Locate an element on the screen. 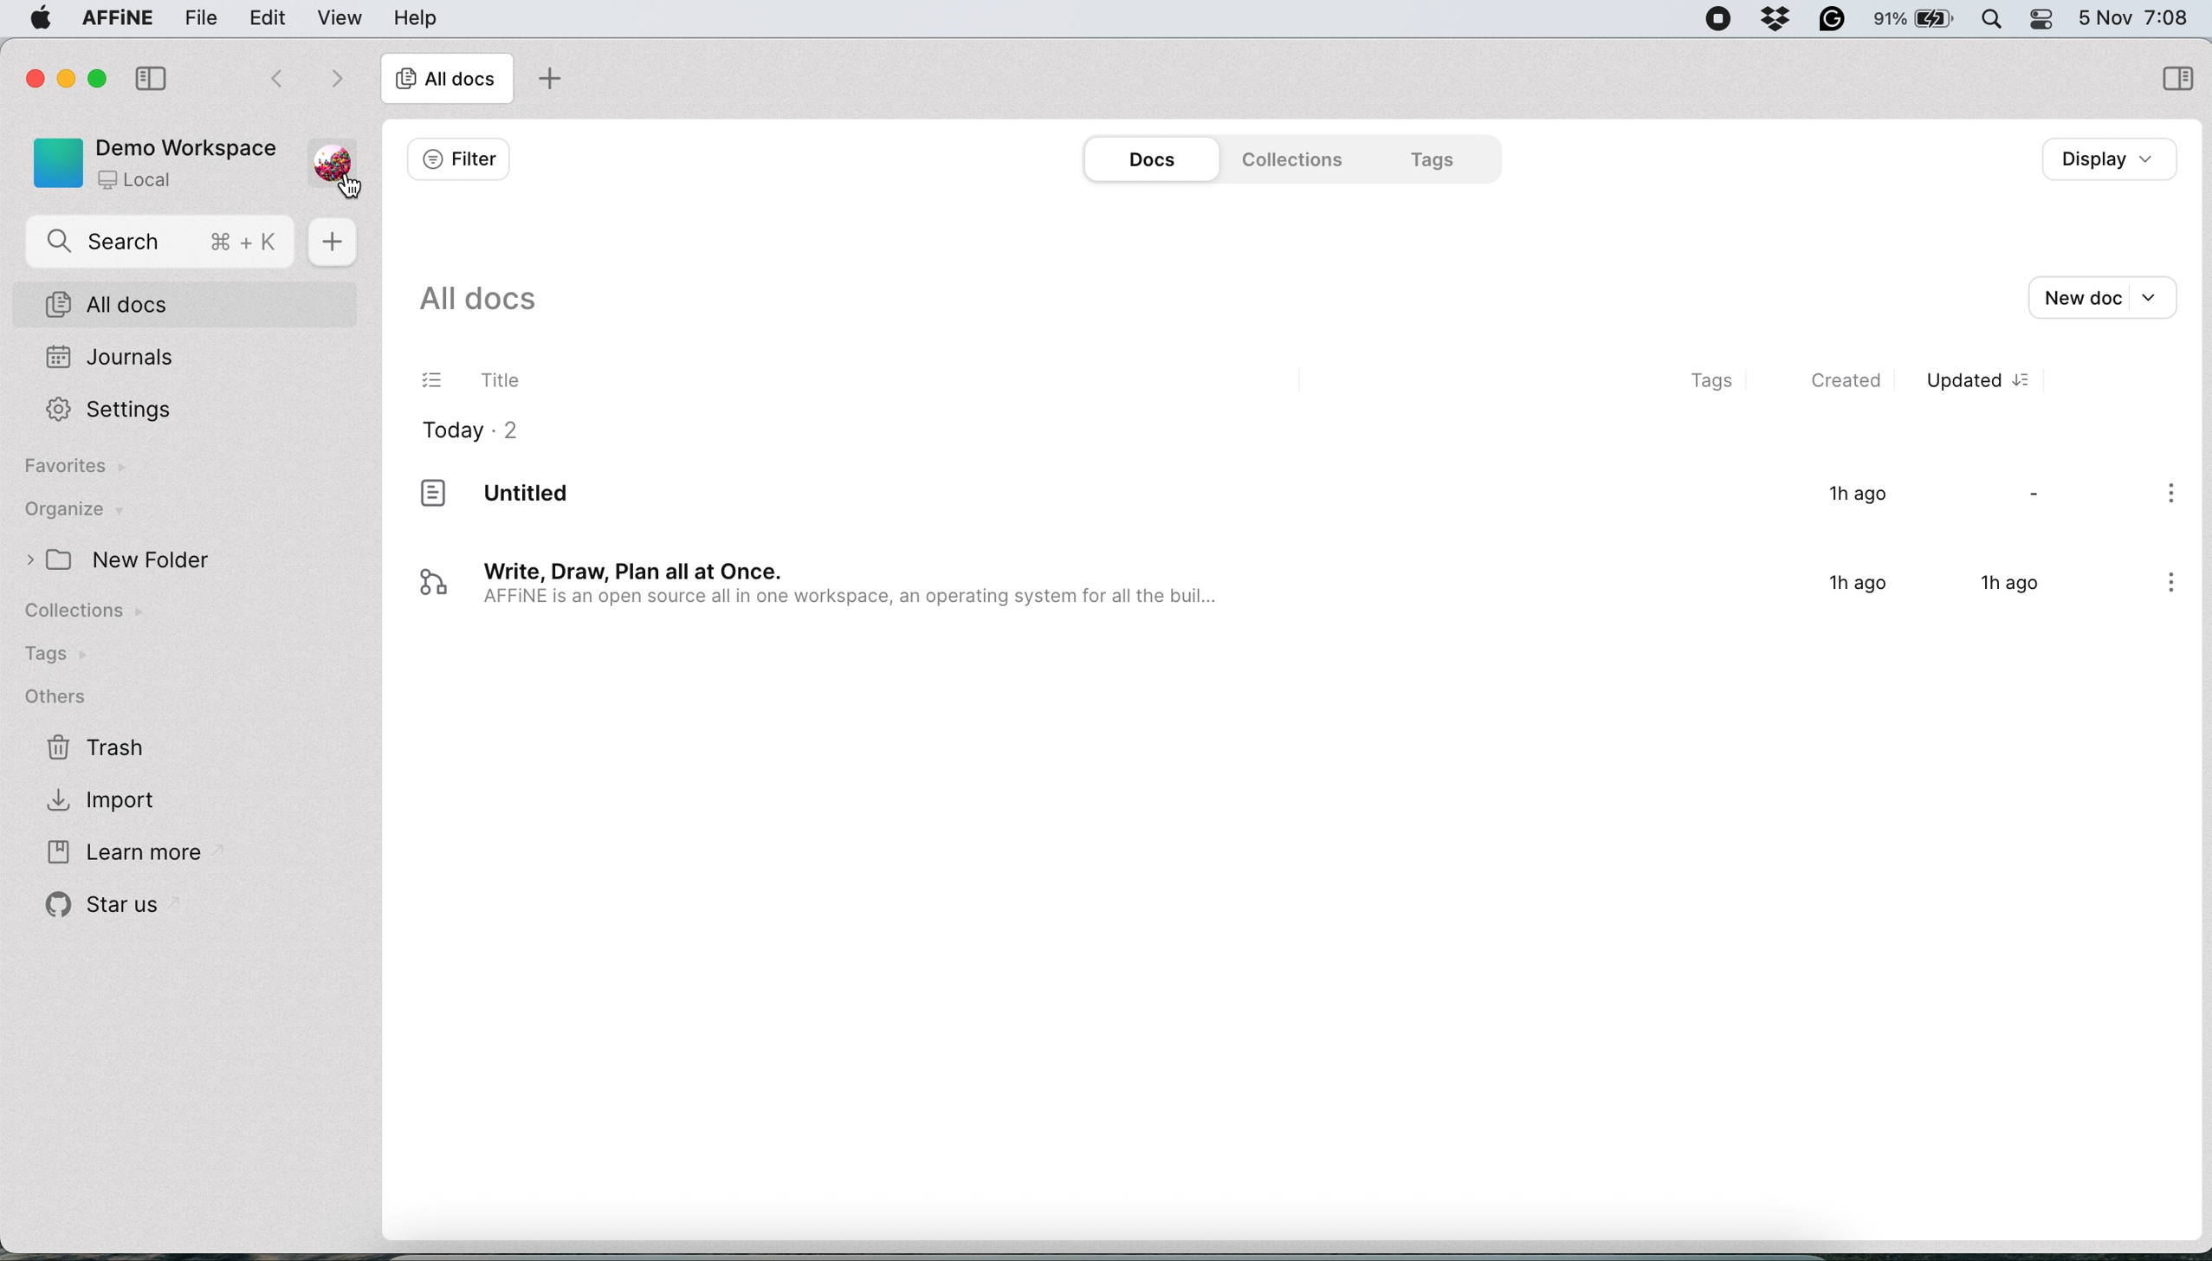 This screenshot has height=1261, width=2212. all docs is located at coordinates (447, 81).